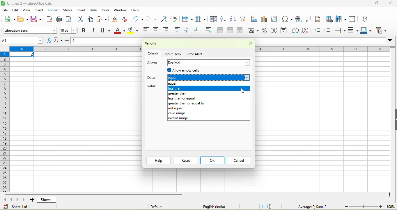 Image resolution: width=397 pixels, height=210 pixels. Describe the element at coordinates (232, 31) in the screenshot. I see `merge` at that location.